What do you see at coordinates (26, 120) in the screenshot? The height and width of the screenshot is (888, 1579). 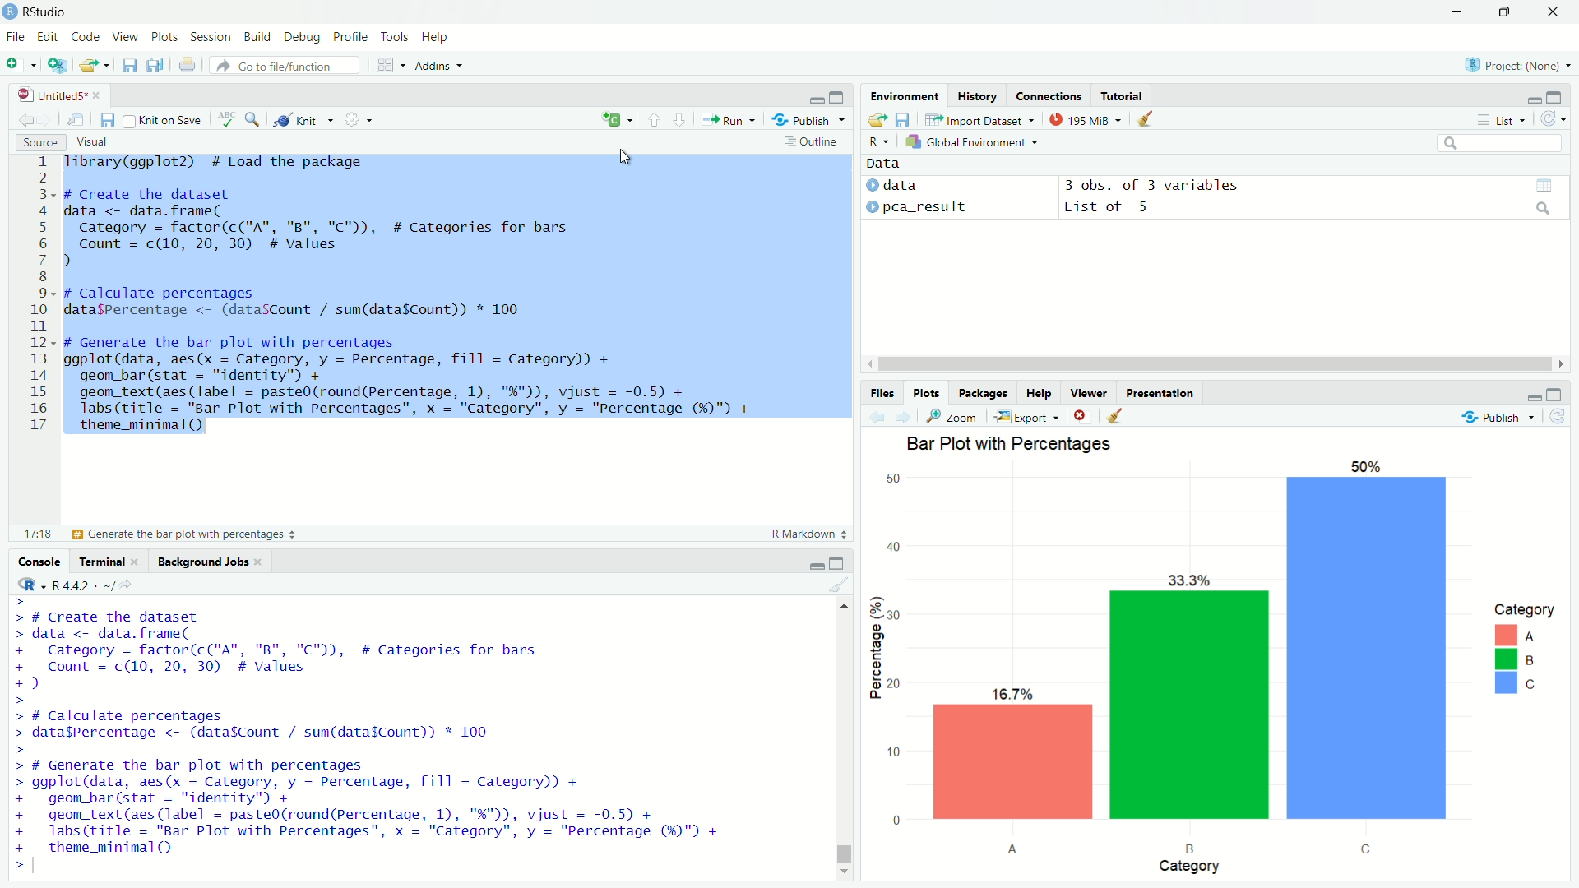 I see `go back` at bounding box center [26, 120].